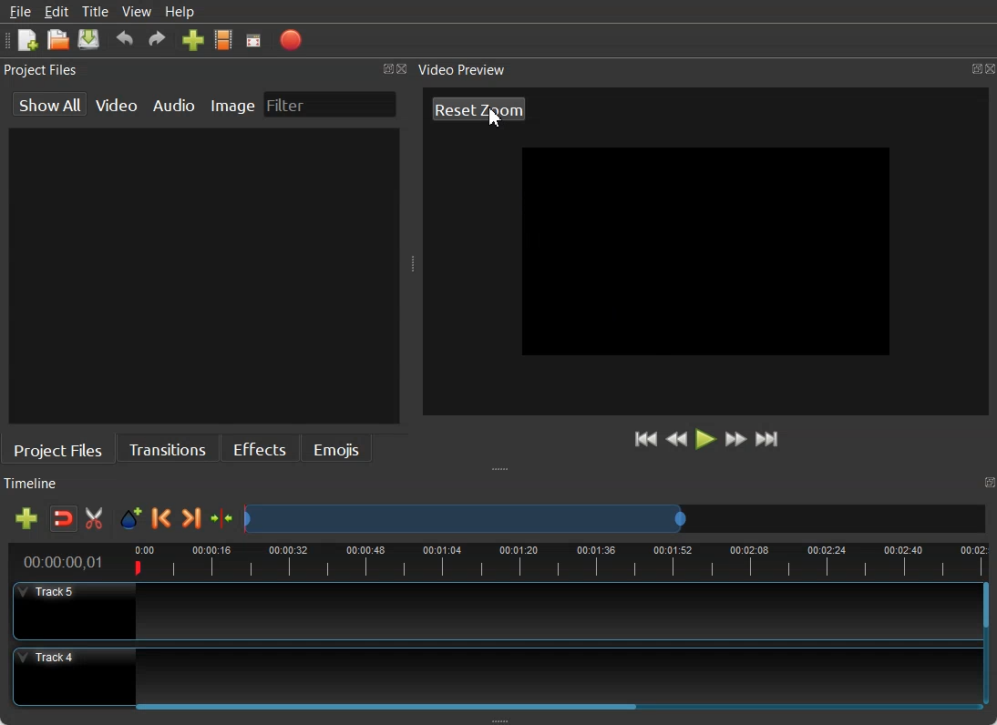  What do you see at coordinates (990, 483) in the screenshot?
I see `Maximize` at bounding box center [990, 483].